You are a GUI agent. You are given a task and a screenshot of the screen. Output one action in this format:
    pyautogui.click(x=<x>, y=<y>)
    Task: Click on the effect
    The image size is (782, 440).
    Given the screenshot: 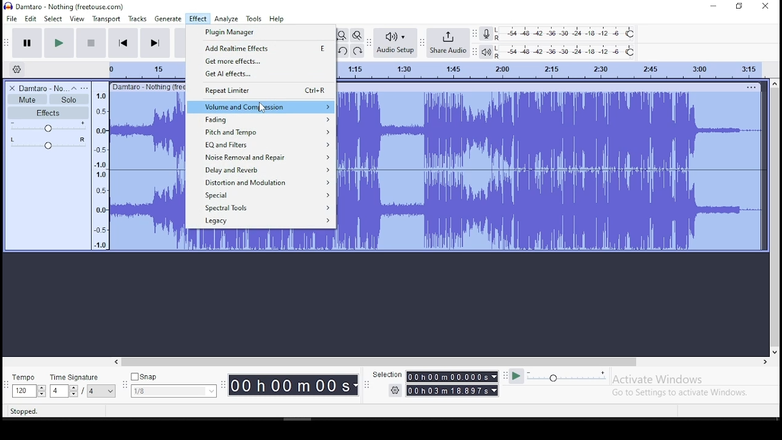 What is the action you would take?
    pyautogui.click(x=198, y=19)
    